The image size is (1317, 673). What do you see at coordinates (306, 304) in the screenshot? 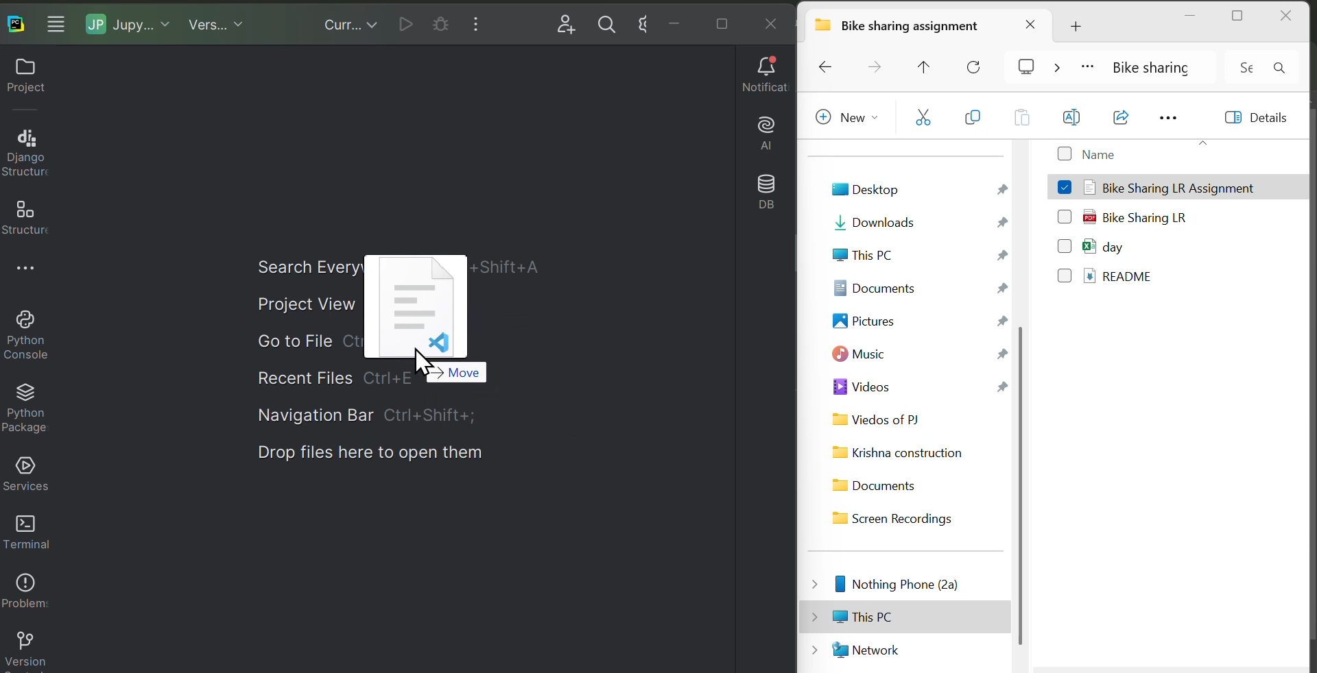
I see `Project view` at bounding box center [306, 304].